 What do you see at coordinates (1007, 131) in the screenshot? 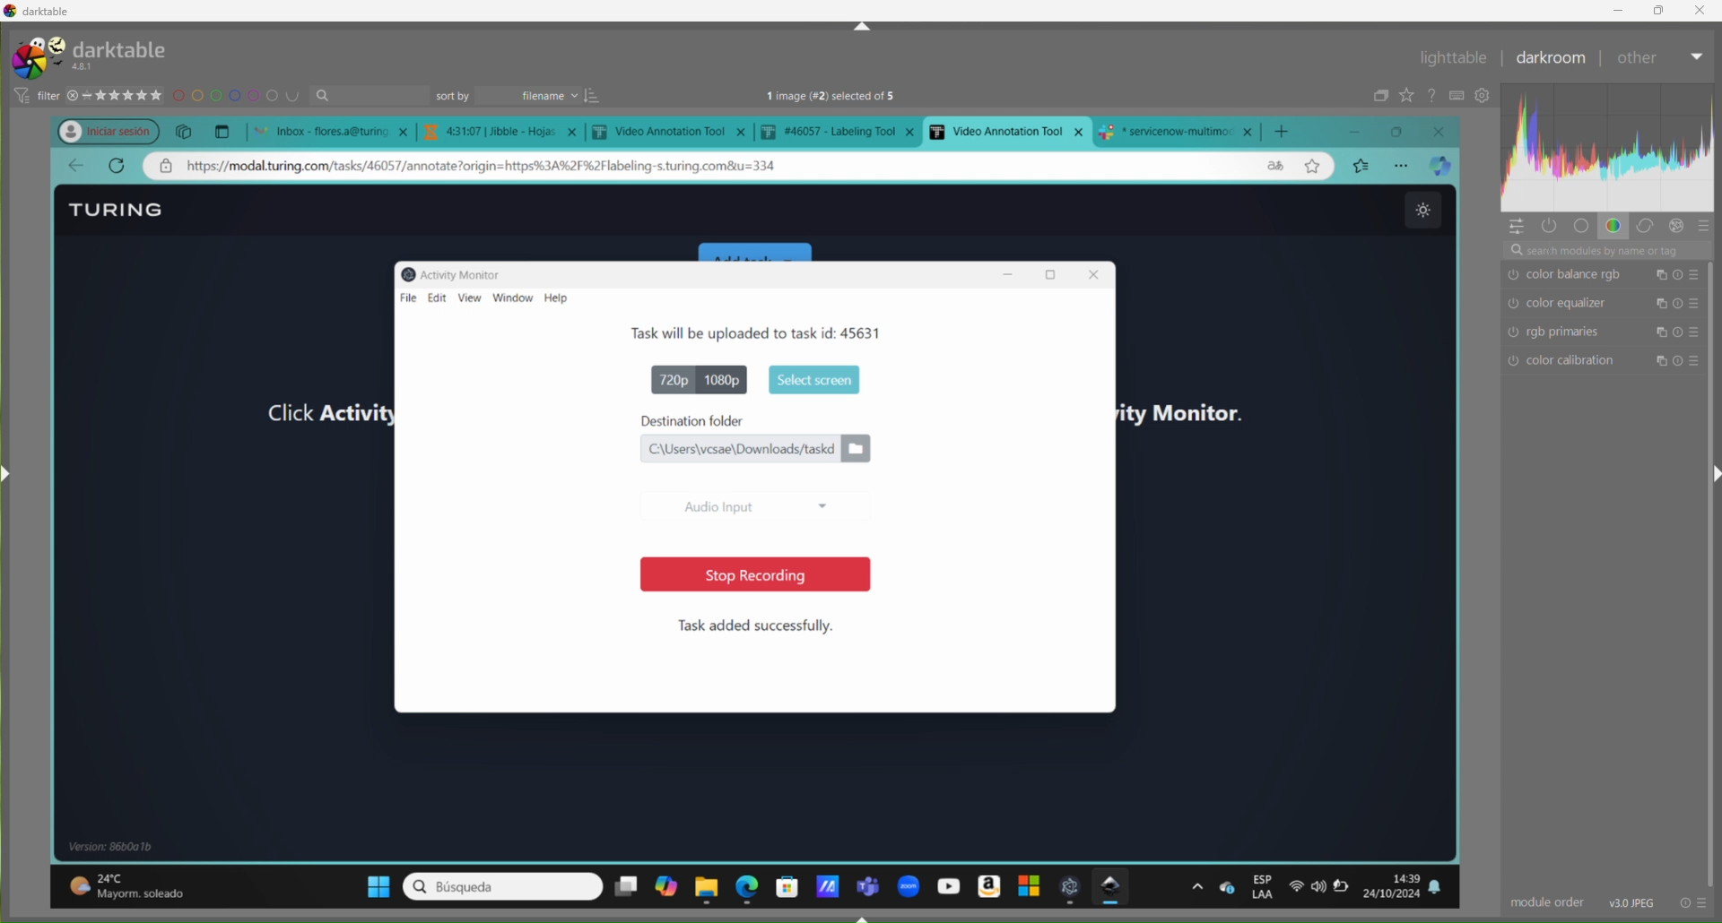
I see `current open tab` at bounding box center [1007, 131].